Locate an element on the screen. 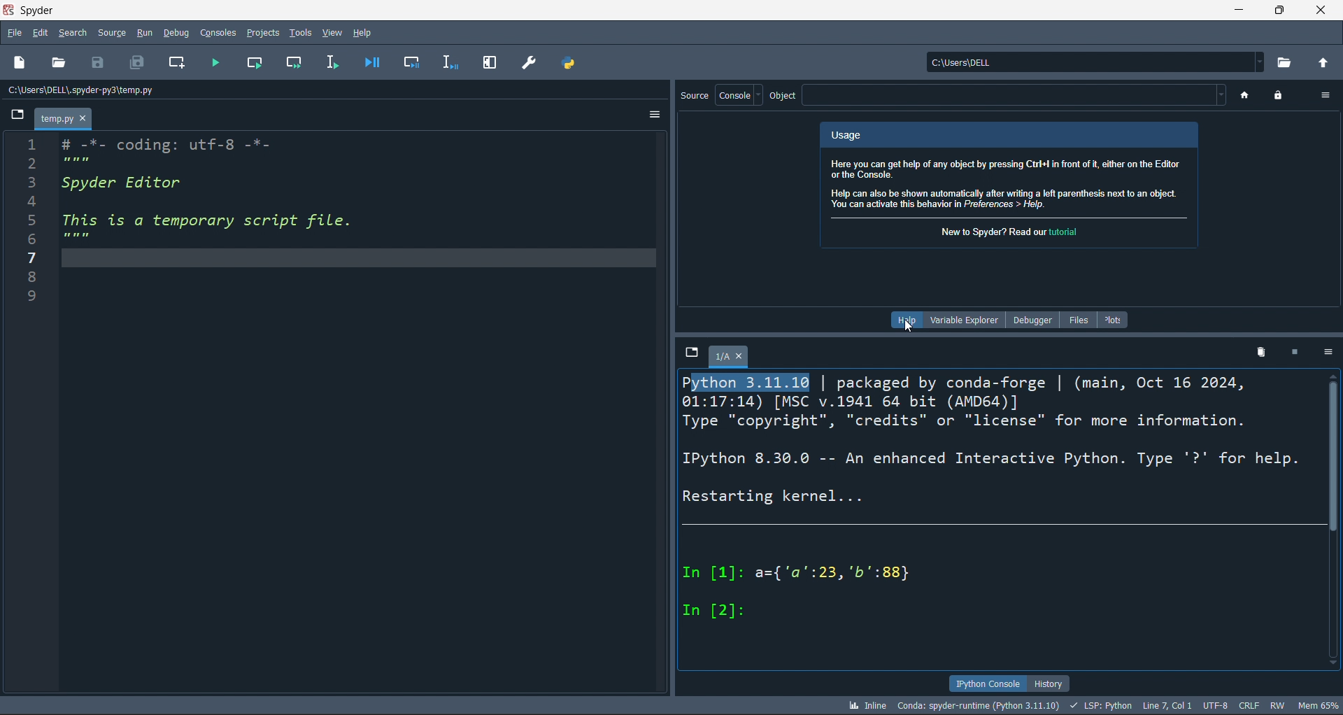  run is located at coordinates (141, 32).